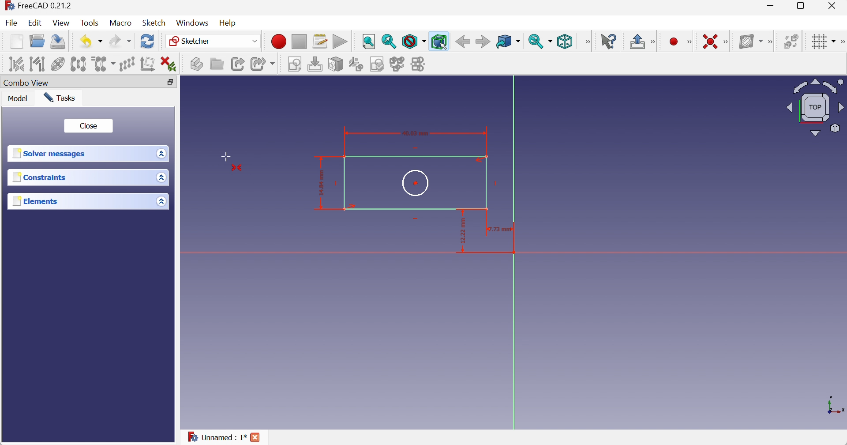 This screenshot has width=847, height=445. I want to click on Windows, so click(193, 23).